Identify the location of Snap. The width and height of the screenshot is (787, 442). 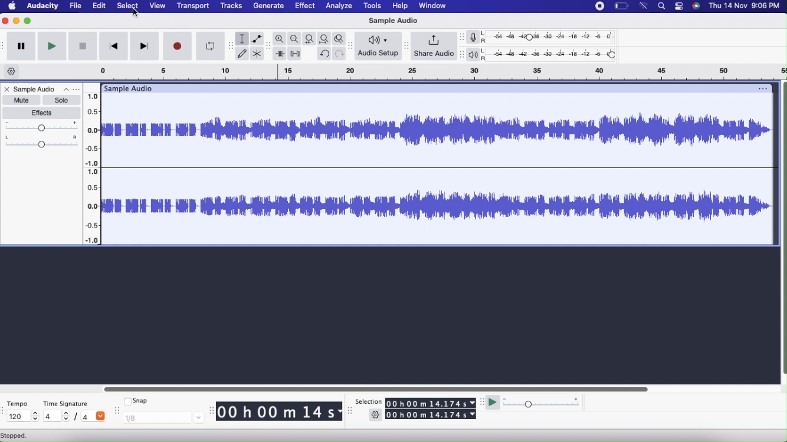
(138, 401).